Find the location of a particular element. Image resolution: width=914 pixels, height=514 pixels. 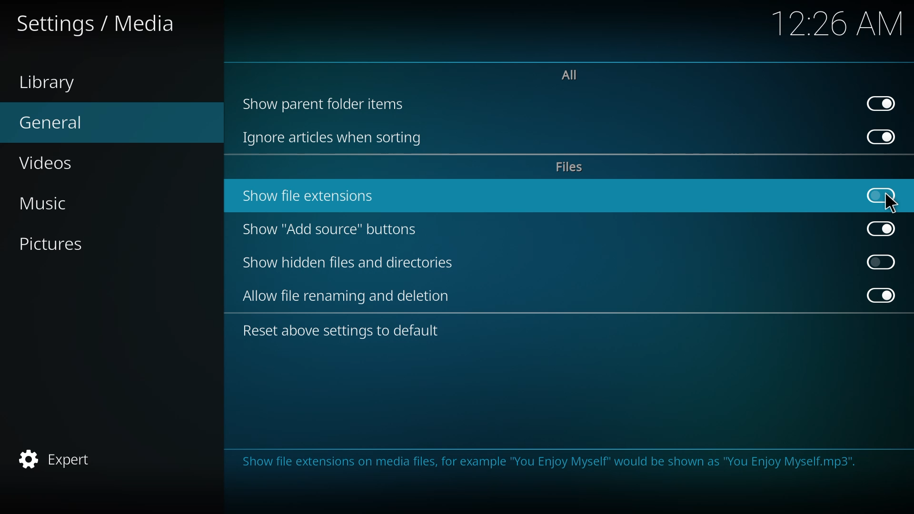

music is located at coordinates (51, 205).